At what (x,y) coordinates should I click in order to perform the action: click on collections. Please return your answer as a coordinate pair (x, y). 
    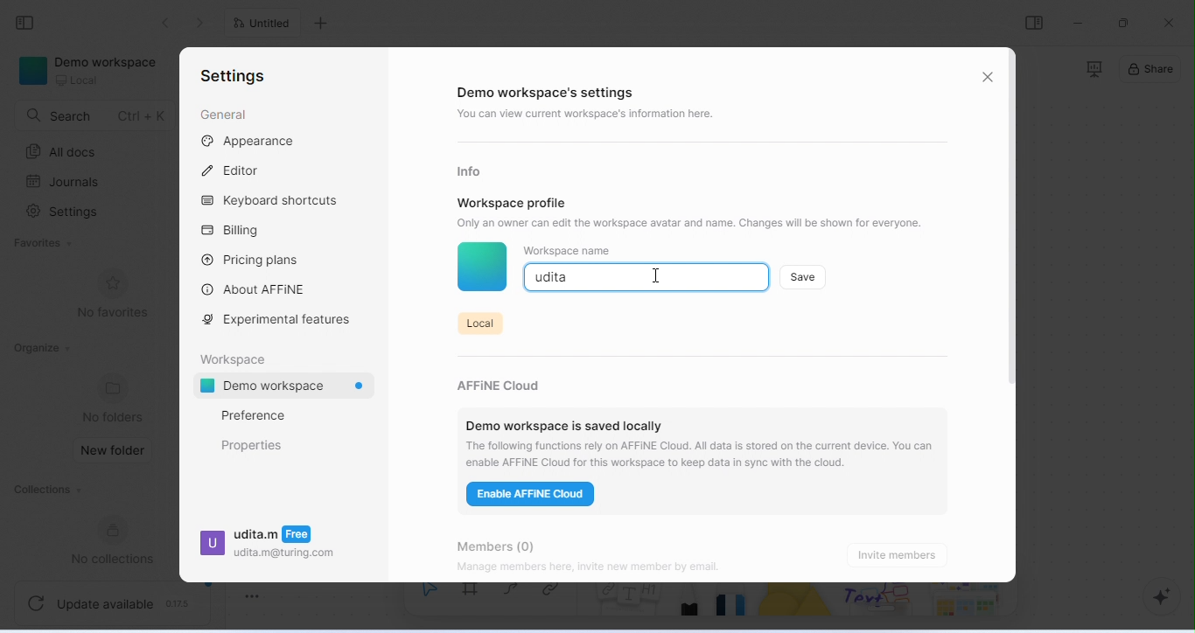
    Looking at the image, I should click on (46, 491).